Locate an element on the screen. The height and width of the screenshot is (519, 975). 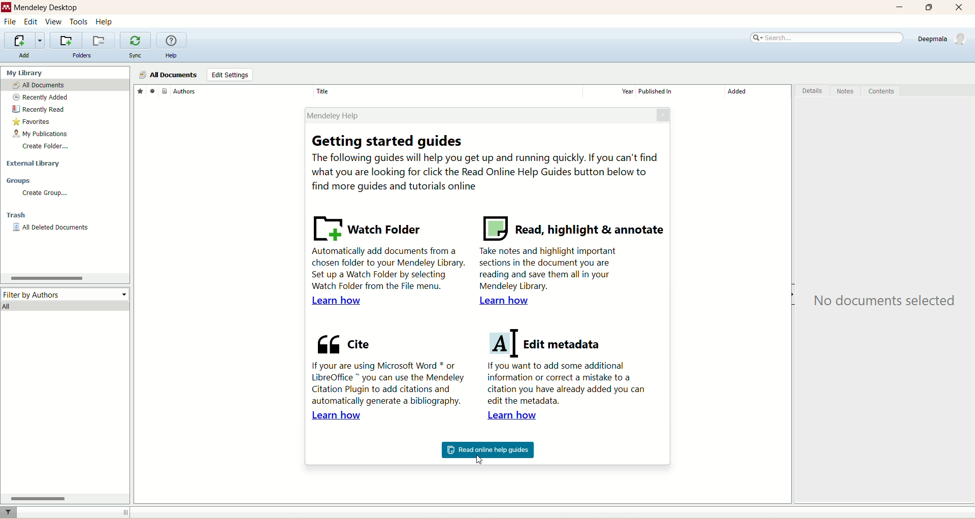
document is located at coordinates (163, 91).